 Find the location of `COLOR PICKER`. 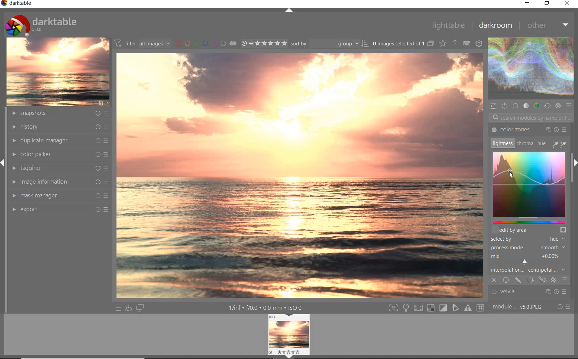

COLOR PICKER is located at coordinates (61, 154).